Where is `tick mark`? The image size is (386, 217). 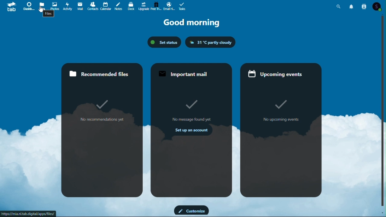
tick mark is located at coordinates (279, 105).